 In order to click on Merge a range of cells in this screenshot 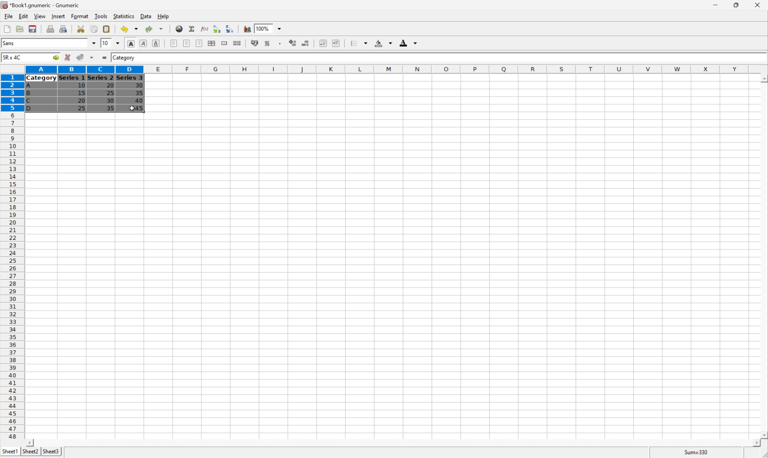, I will do `click(224, 43)`.